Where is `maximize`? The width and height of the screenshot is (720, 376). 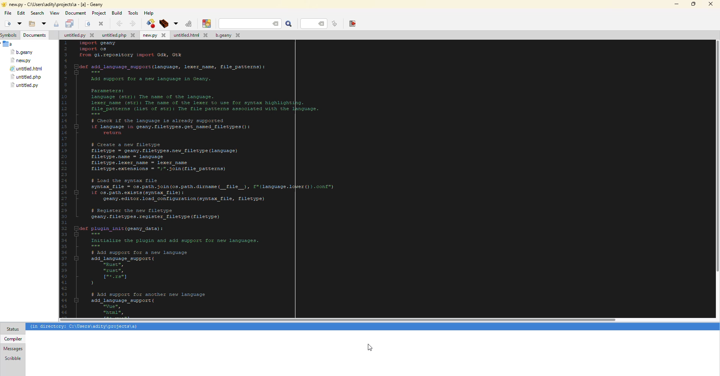 maximize is located at coordinates (692, 4).